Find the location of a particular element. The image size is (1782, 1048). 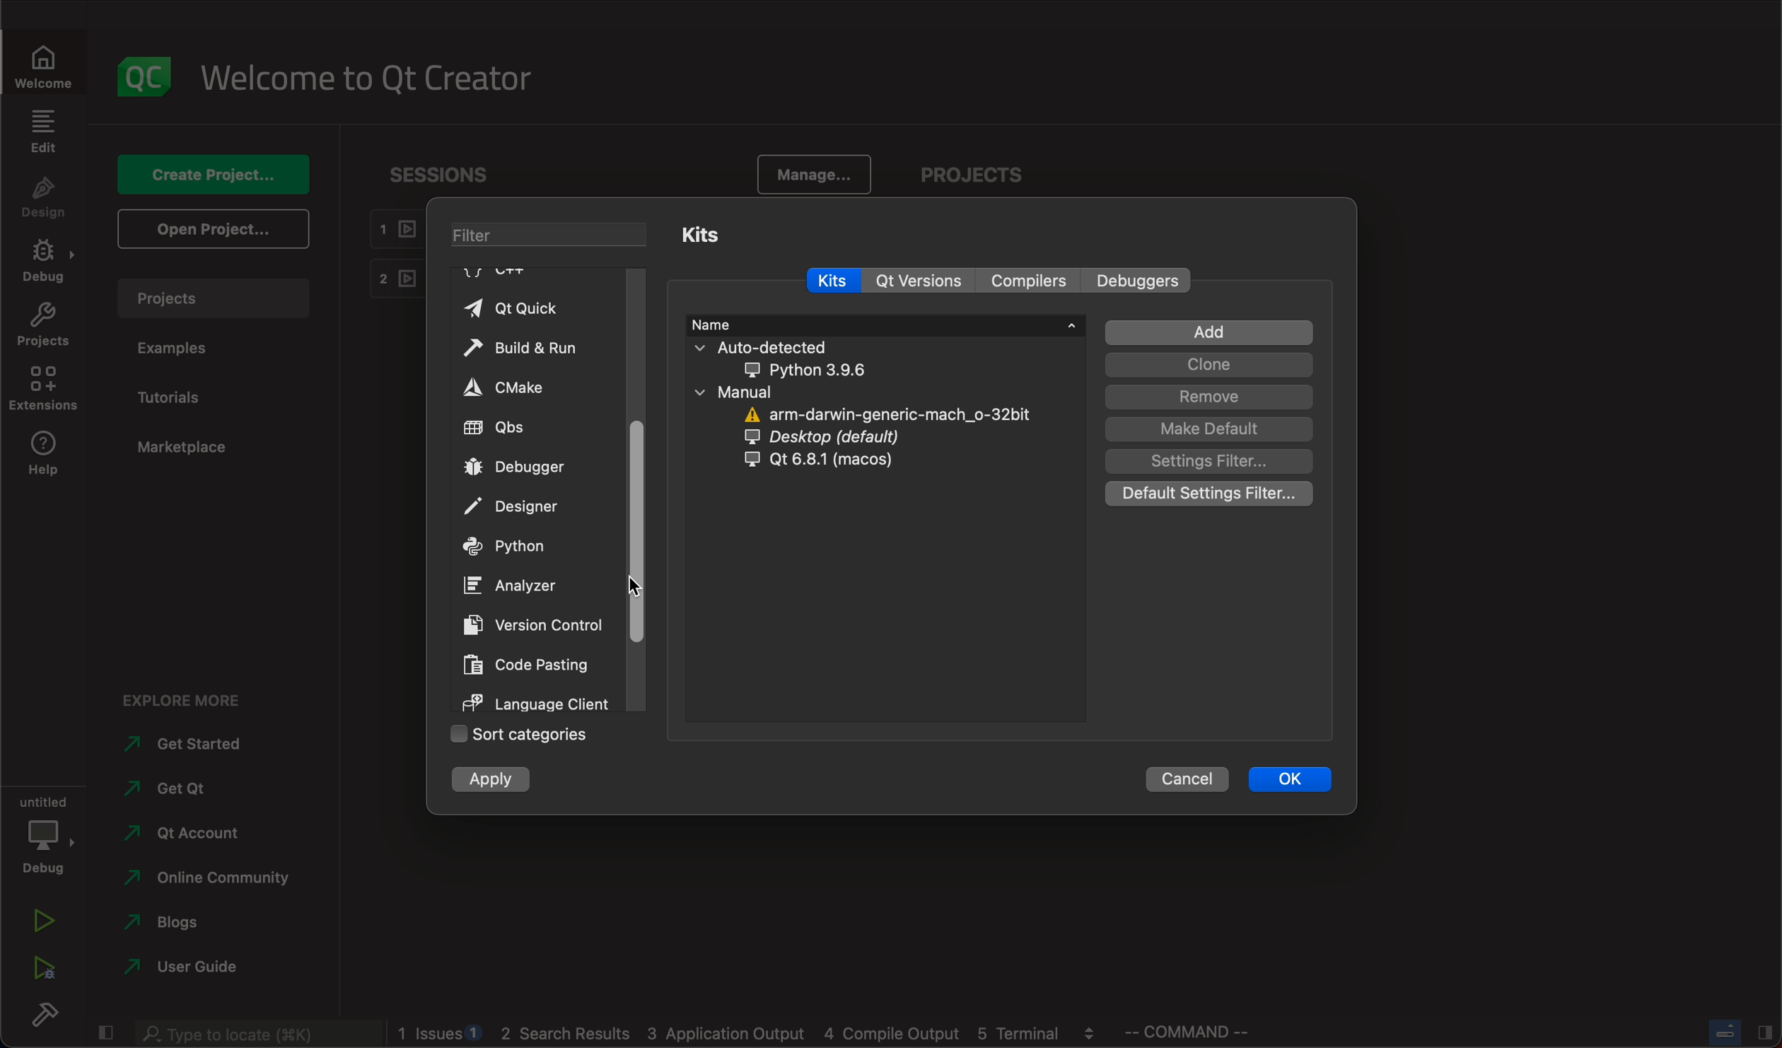

projects is located at coordinates (213, 298).